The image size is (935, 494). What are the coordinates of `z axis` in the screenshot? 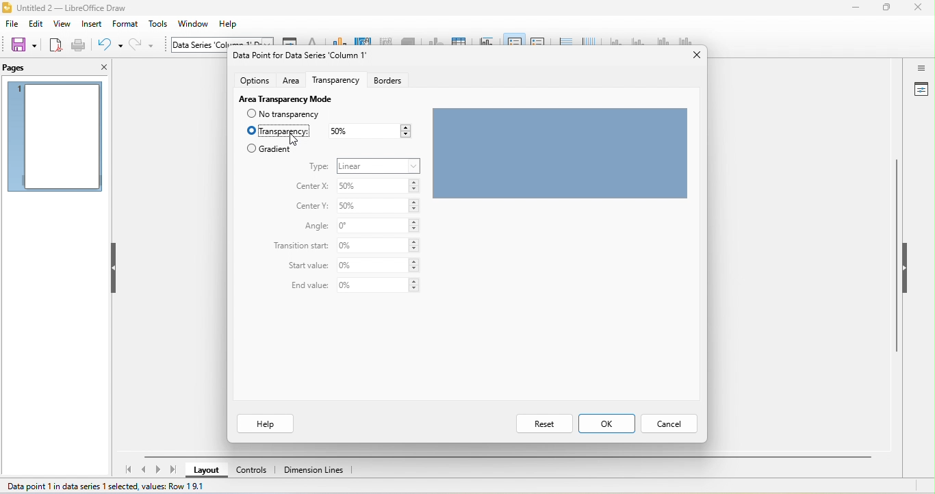 It's located at (660, 40).